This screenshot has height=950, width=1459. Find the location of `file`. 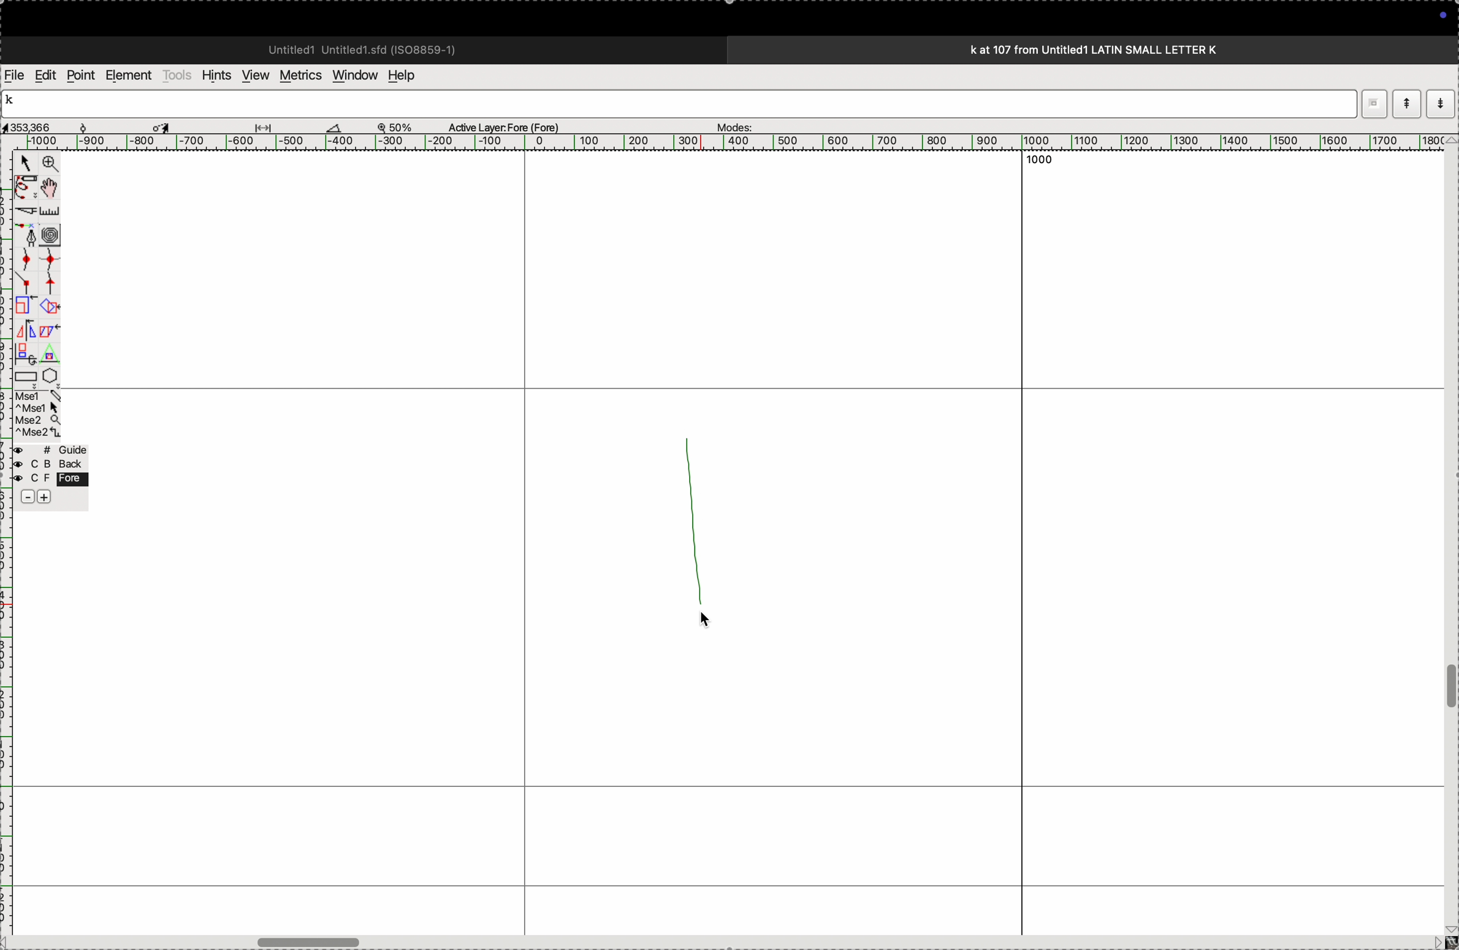

file is located at coordinates (15, 75).